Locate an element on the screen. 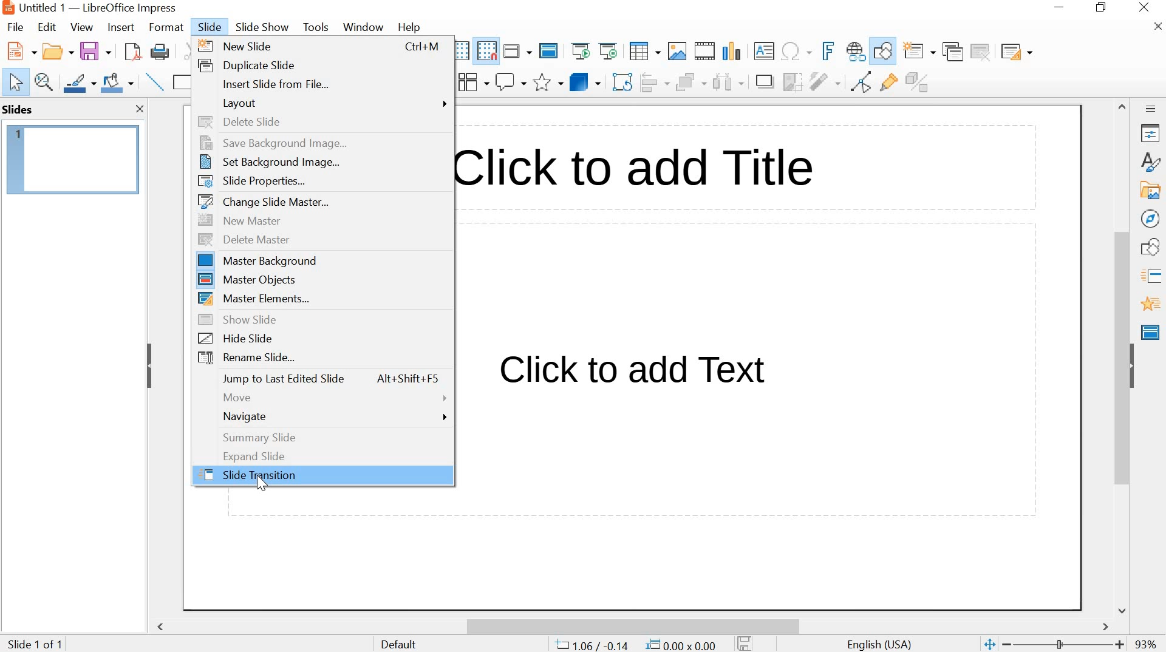 The width and height of the screenshot is (1166, 652). Insert hyperlink is located at coordinates (856, 52).